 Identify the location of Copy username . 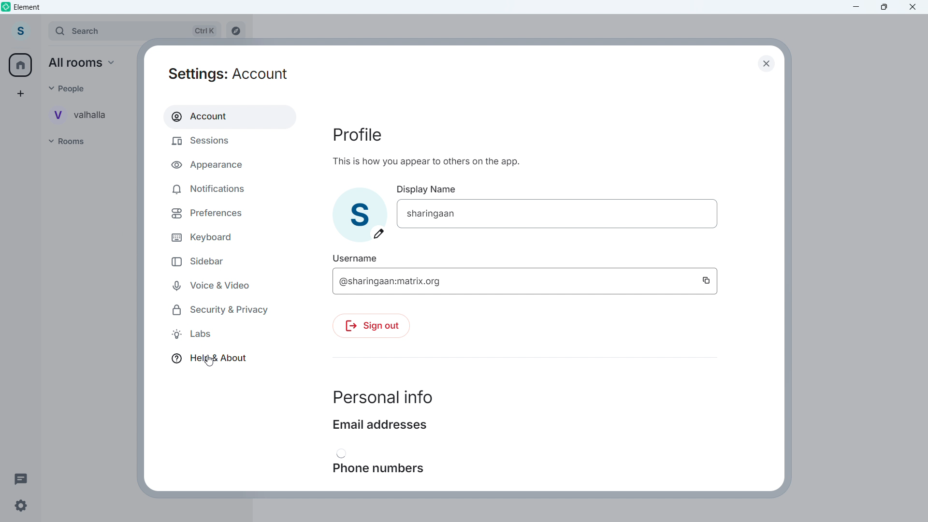
(701, 281).